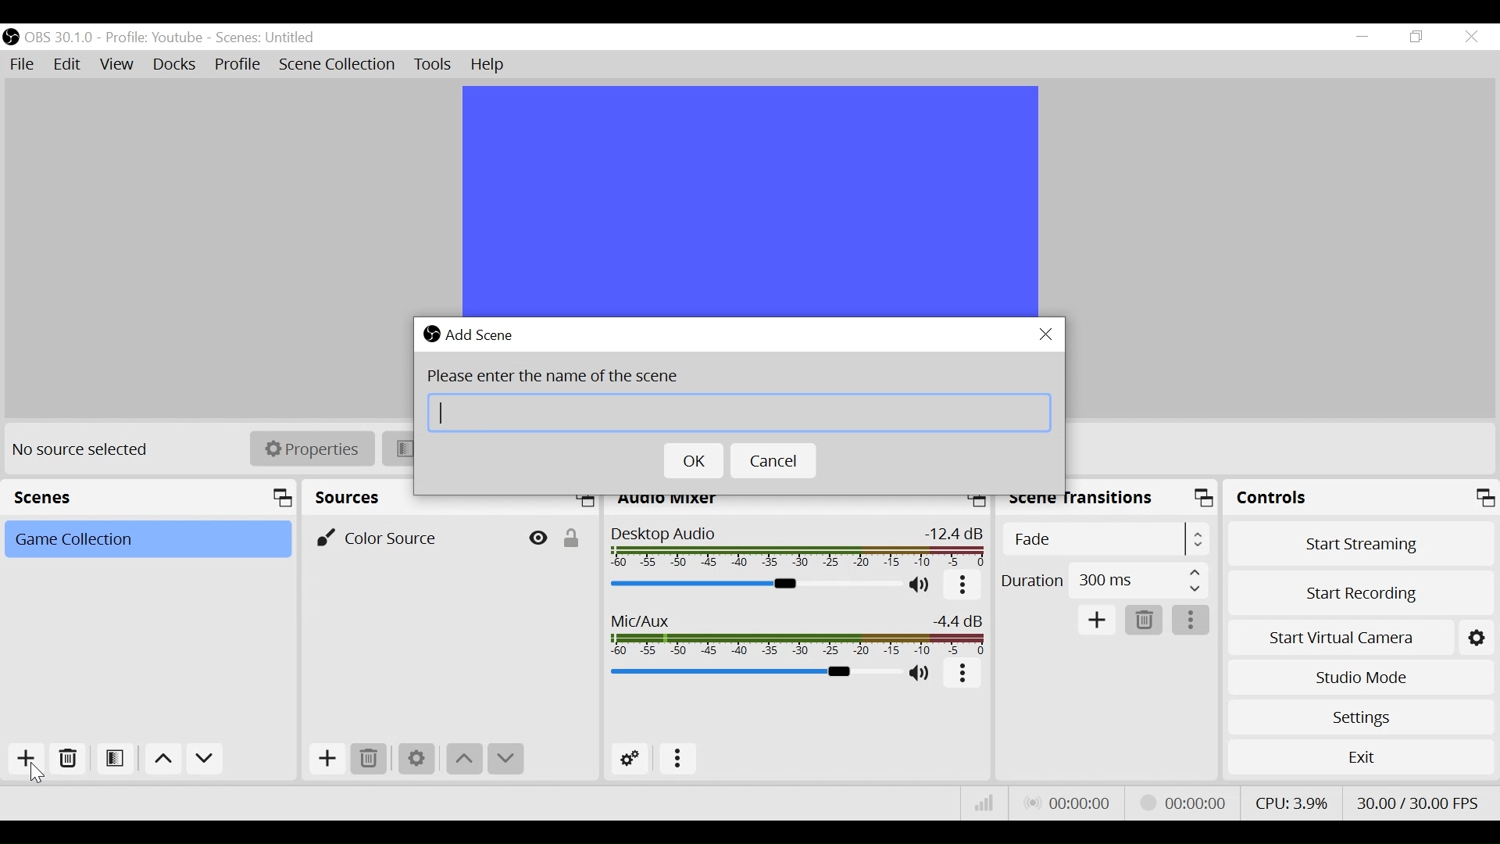 This screenshot has width=1500, height=844. What do you see at coordinates (69, 65) in the screenshot?
I see `Edit` at bounding box center [69, 65].